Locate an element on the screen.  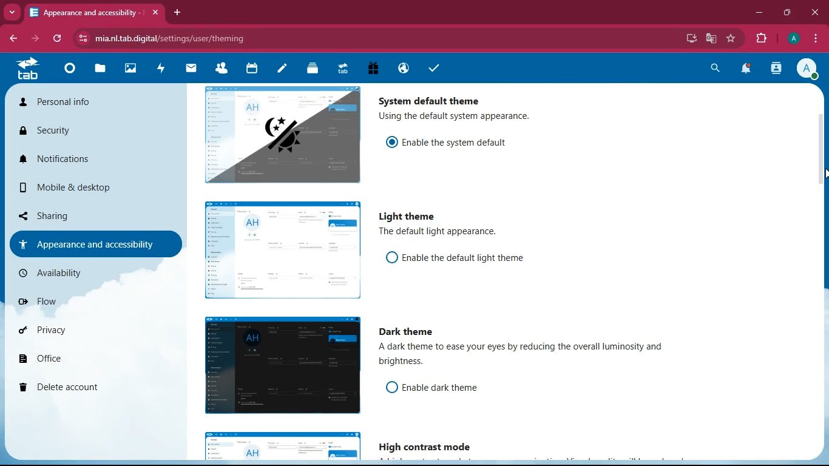
high contrast is located at coordinates (431, 447).